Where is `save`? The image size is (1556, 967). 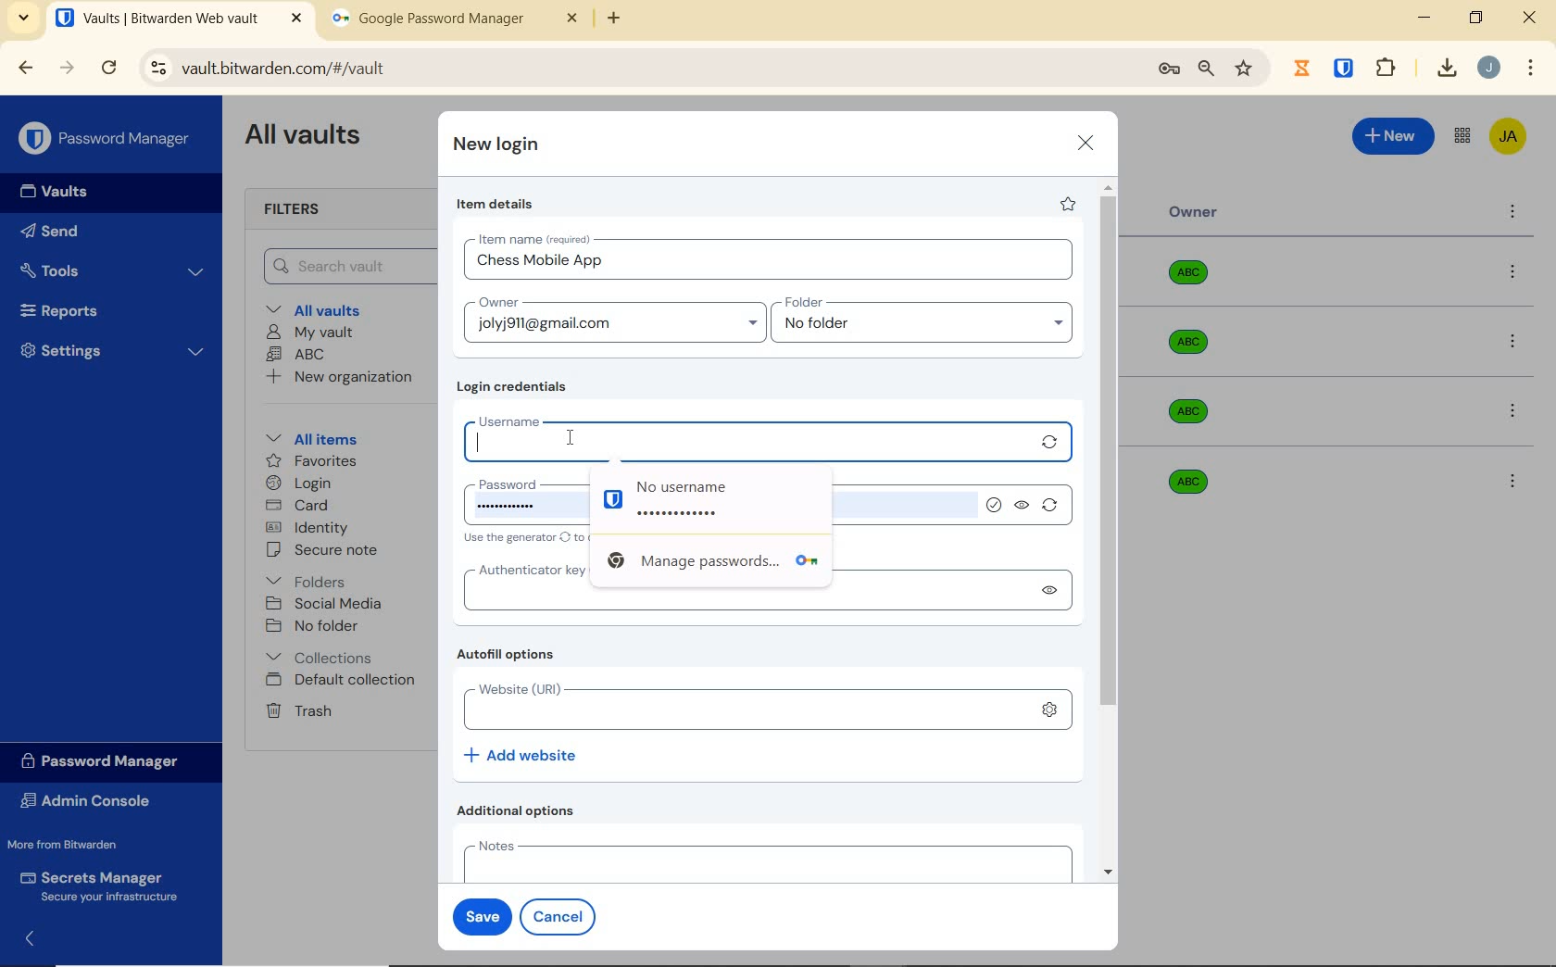 save is located at coordinates (478, 914).